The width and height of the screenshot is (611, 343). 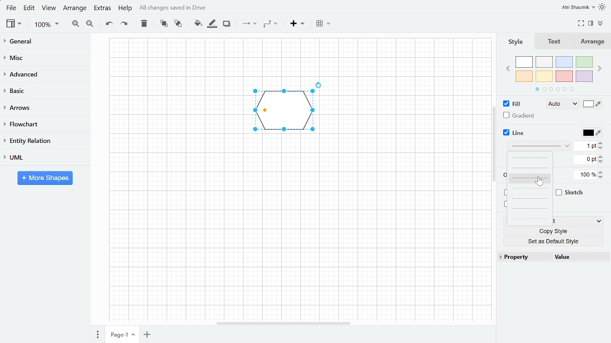 What do you see at coordinates (585, 160) in the screenshot?
I see `Current line perimeter` at bounding box center [585, 160].